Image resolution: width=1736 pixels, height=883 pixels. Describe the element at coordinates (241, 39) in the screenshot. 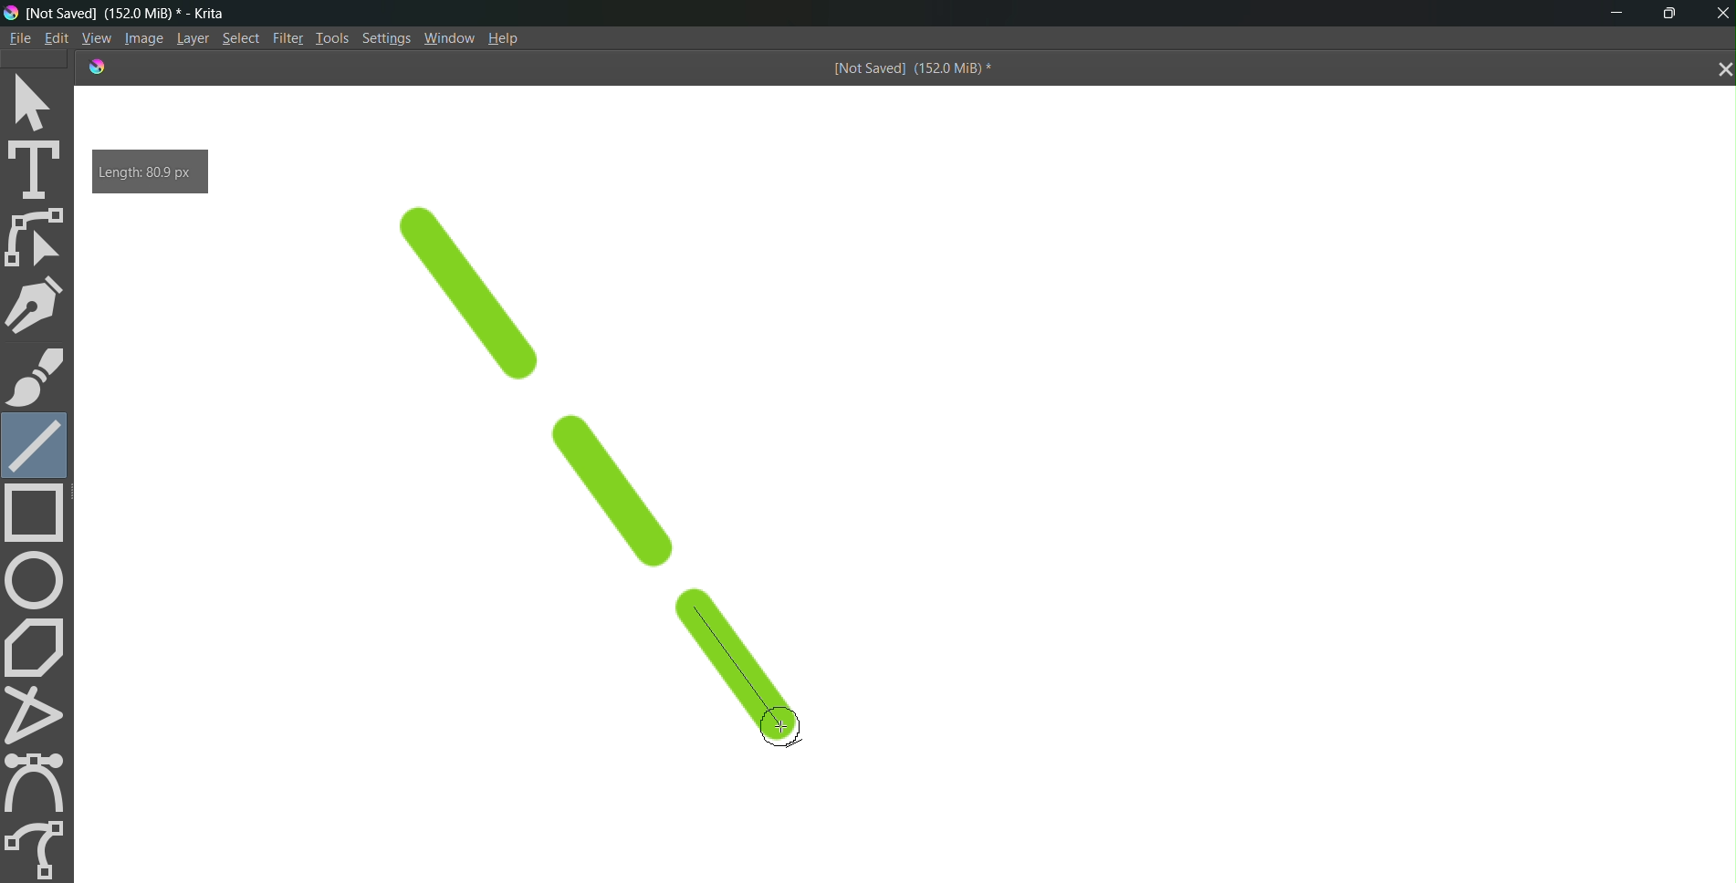

I see `Select` at that location.